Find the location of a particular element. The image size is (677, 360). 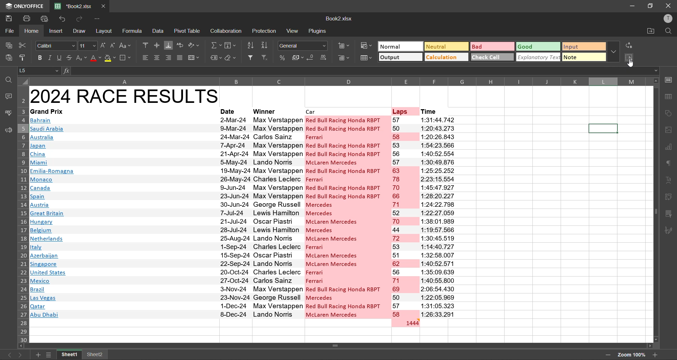

home is located at coordinates (32, 31).